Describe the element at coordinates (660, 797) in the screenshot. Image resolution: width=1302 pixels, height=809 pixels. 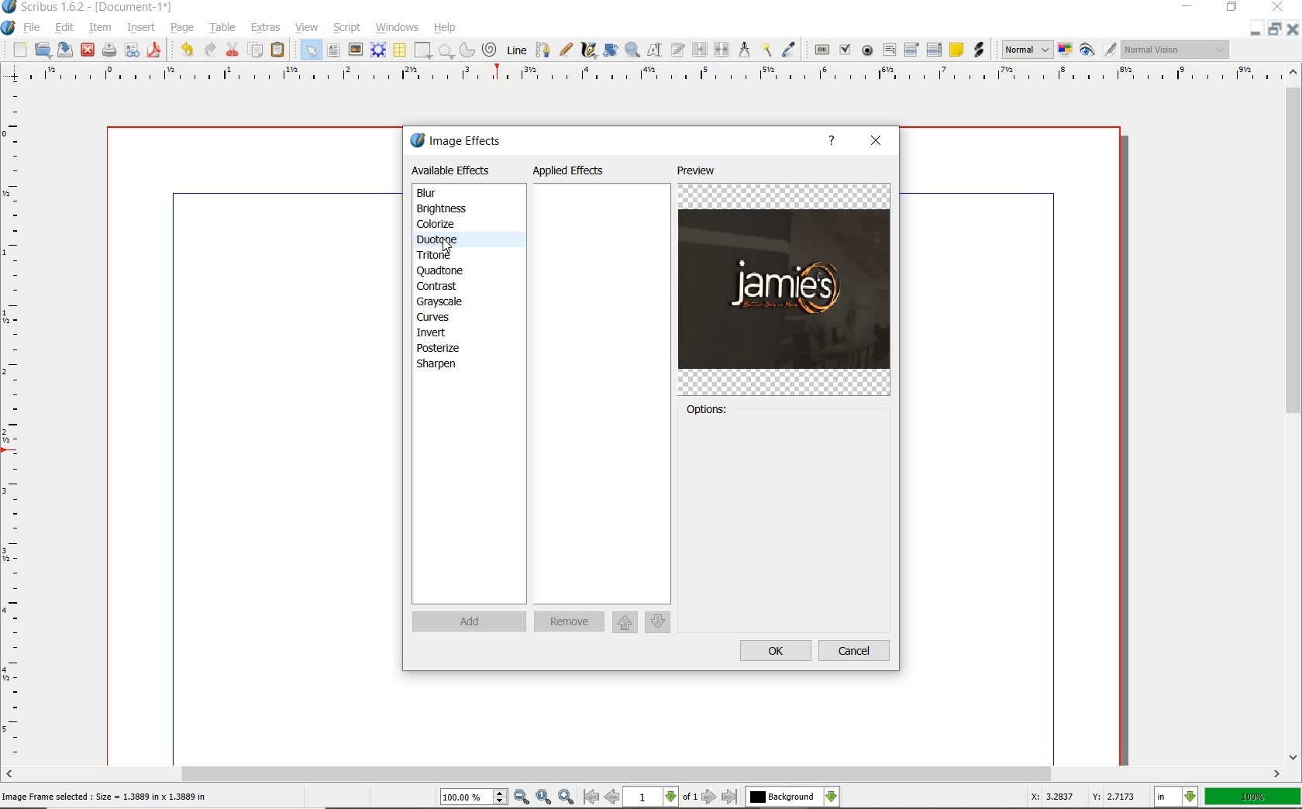
I see `move to next or previous page` at that location.